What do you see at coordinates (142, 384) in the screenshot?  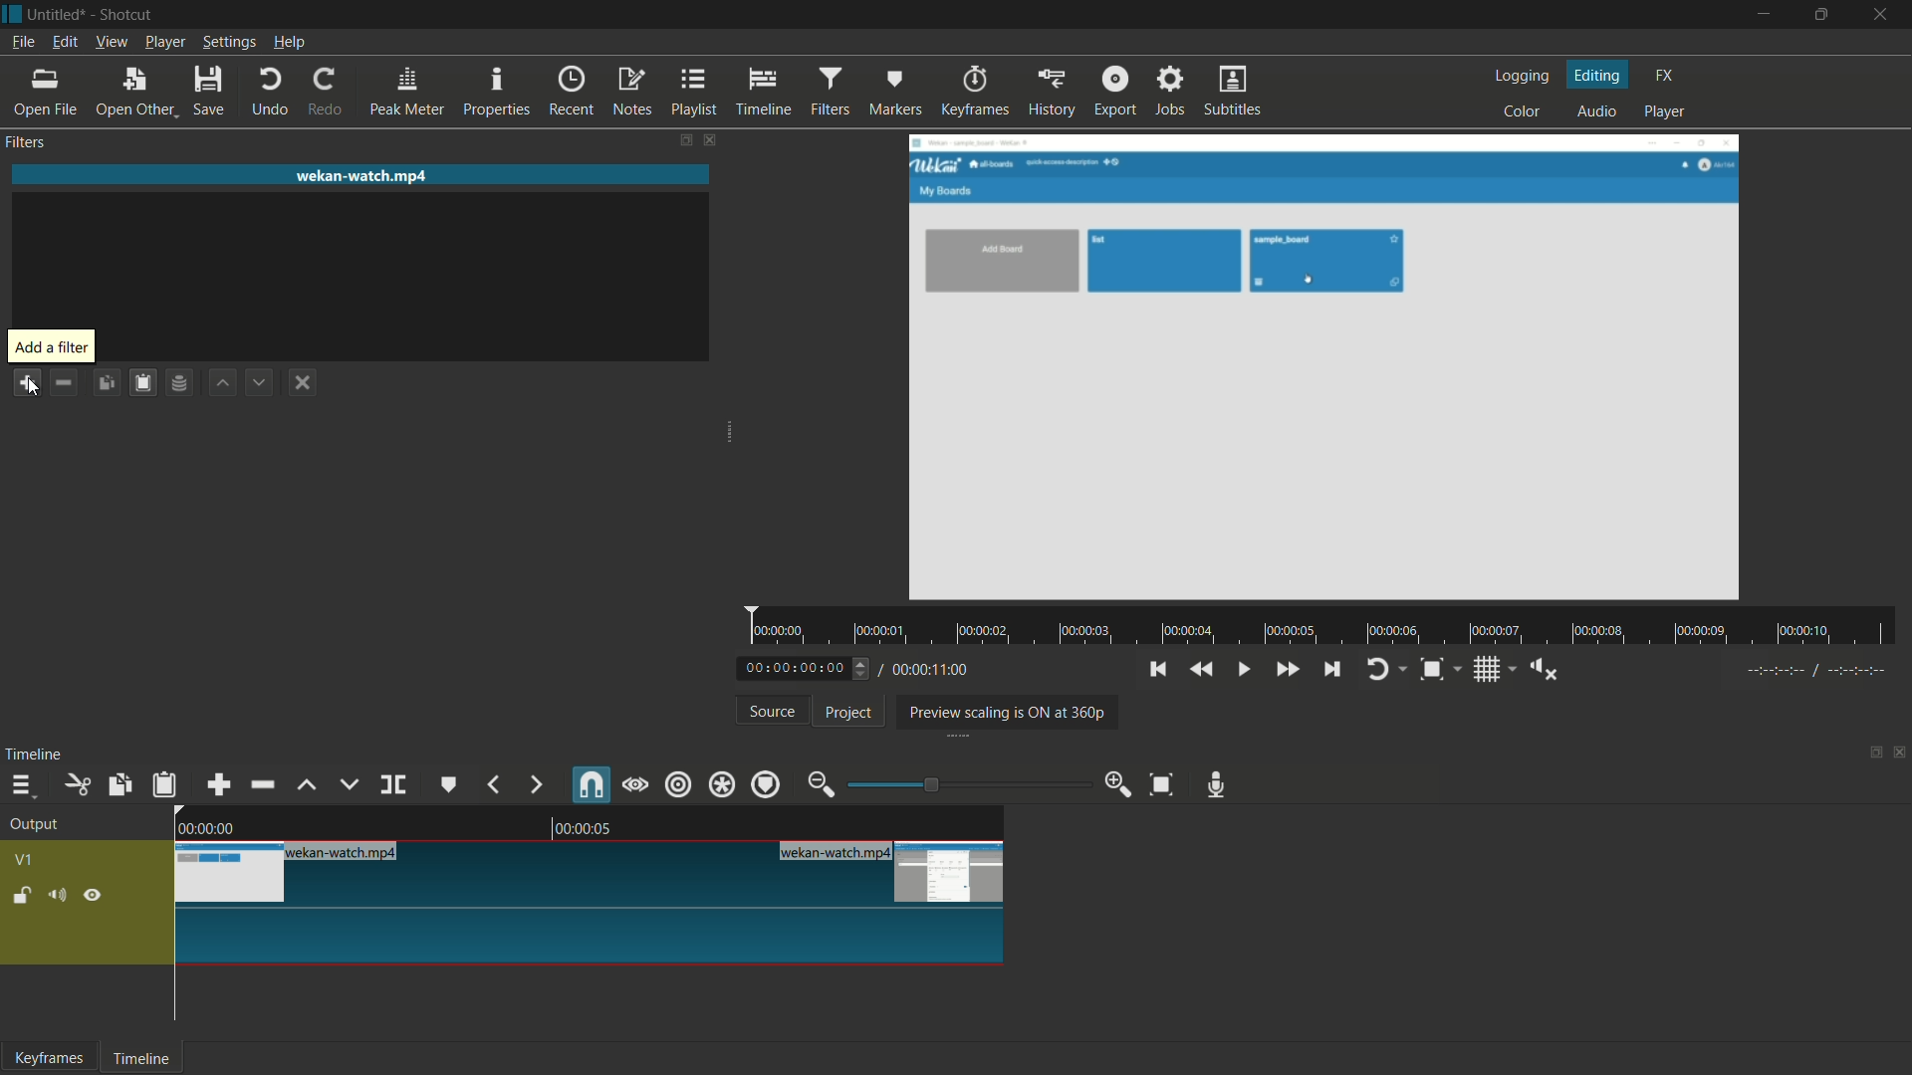 I see `paste filters` at bounding box center [142, 384].